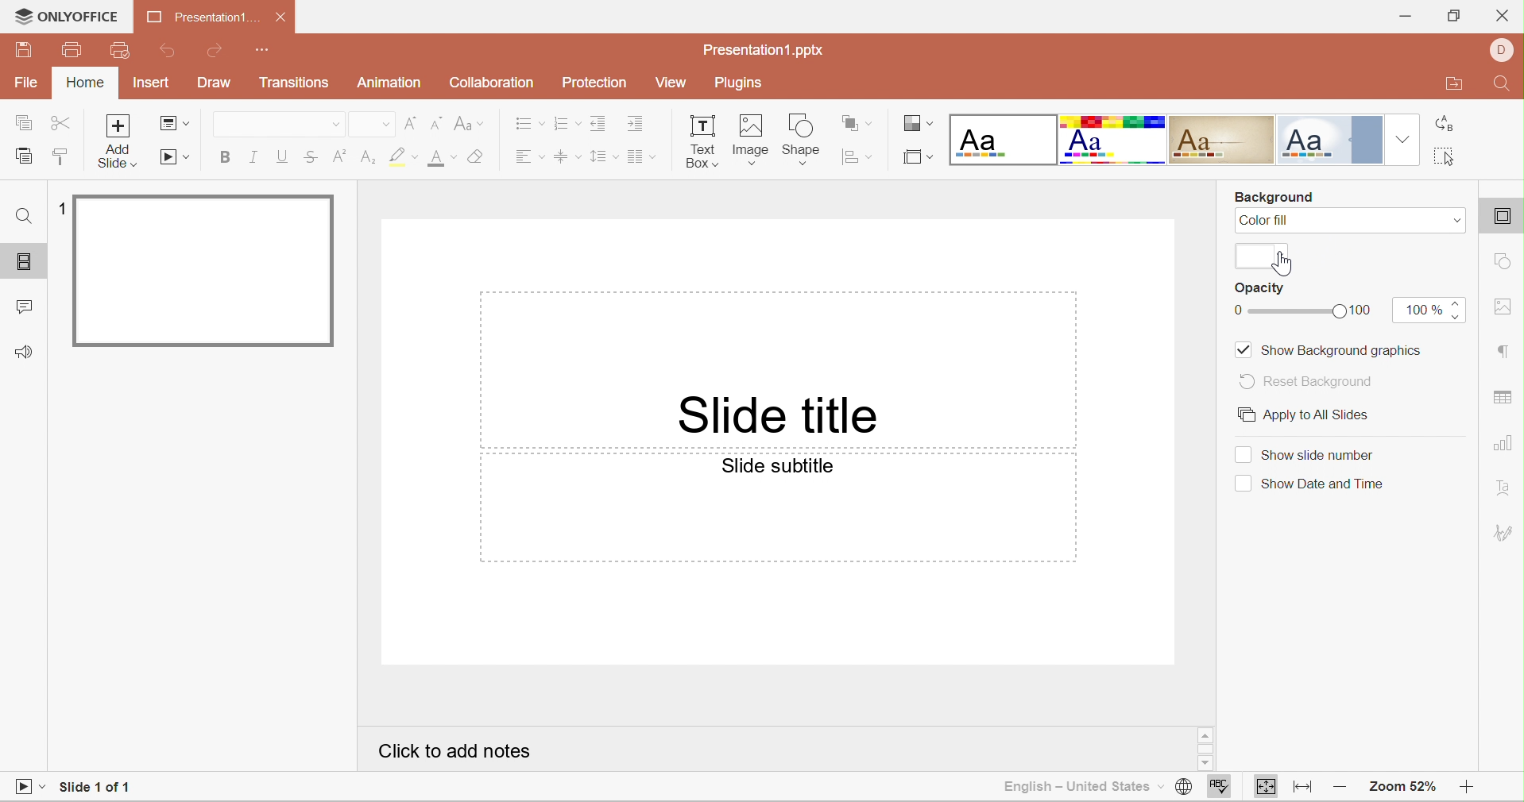 The image size is (1524, 802). Describe the element at coordinates (60, 156) in the screenshot. I see `Copy style` at that location.